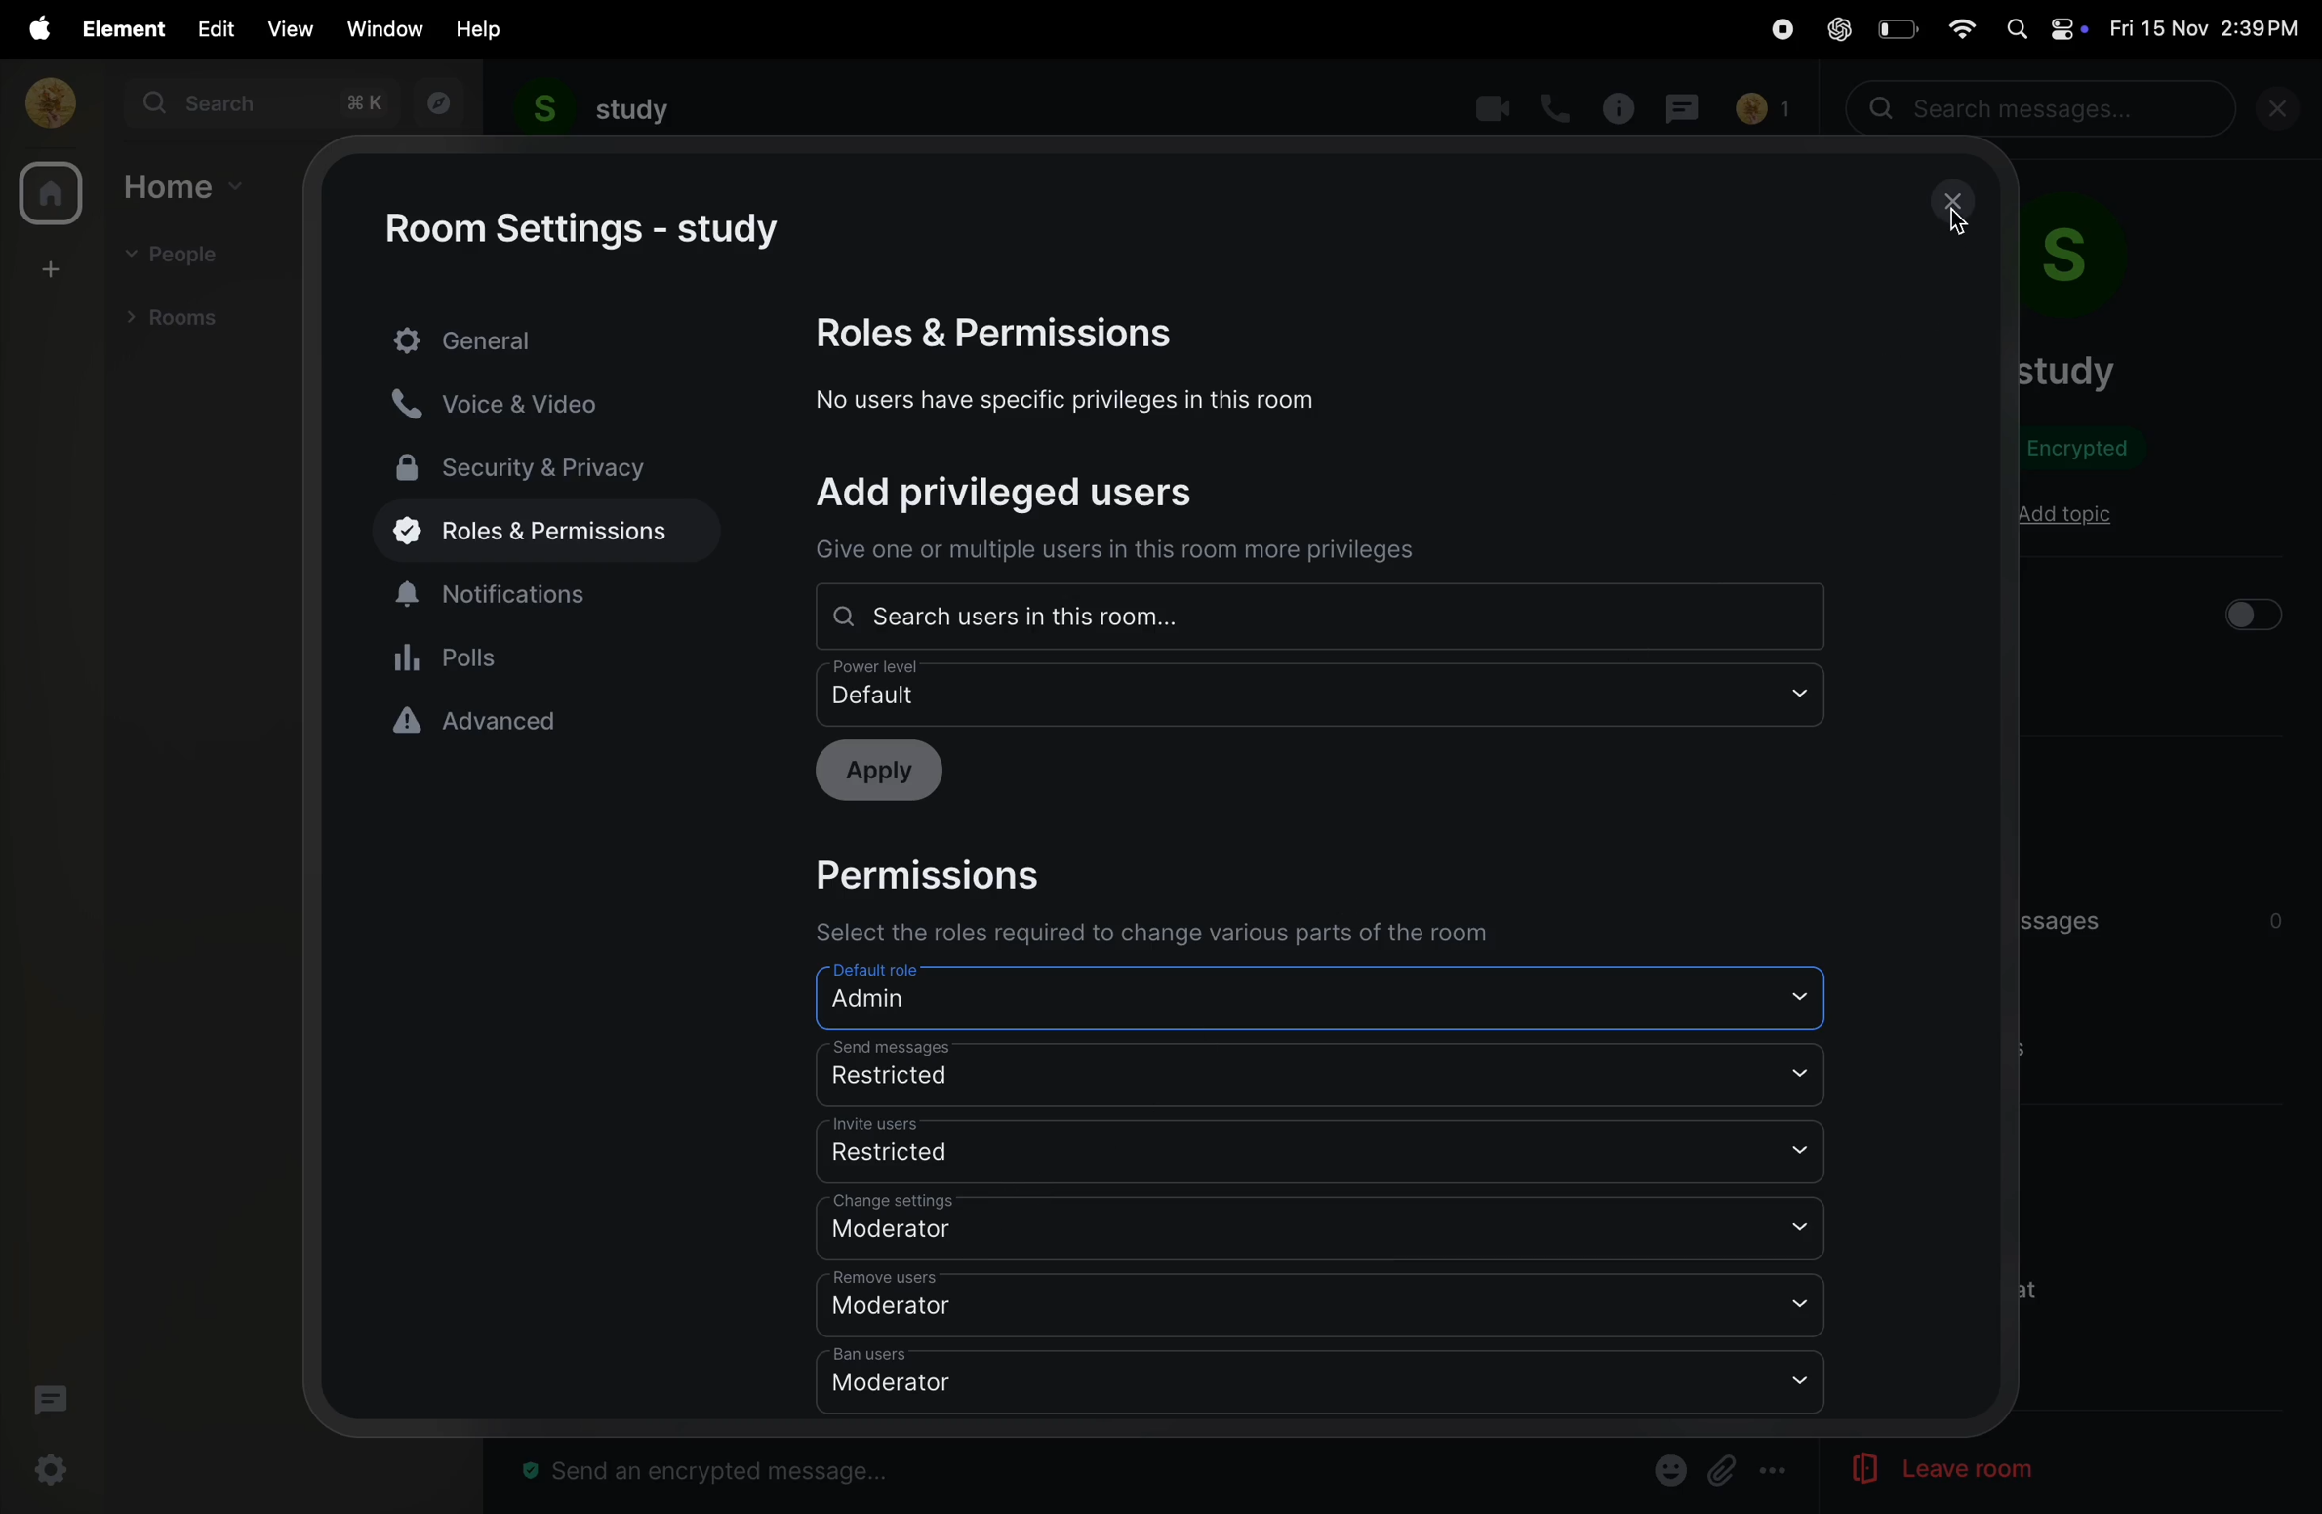 Image resolution: width=2322 pixels, height=1514 pixels. What do you see at coordinates (1329, 1296) in the screenshot?
I see `remove users` at bounding box center [1329, 1296].